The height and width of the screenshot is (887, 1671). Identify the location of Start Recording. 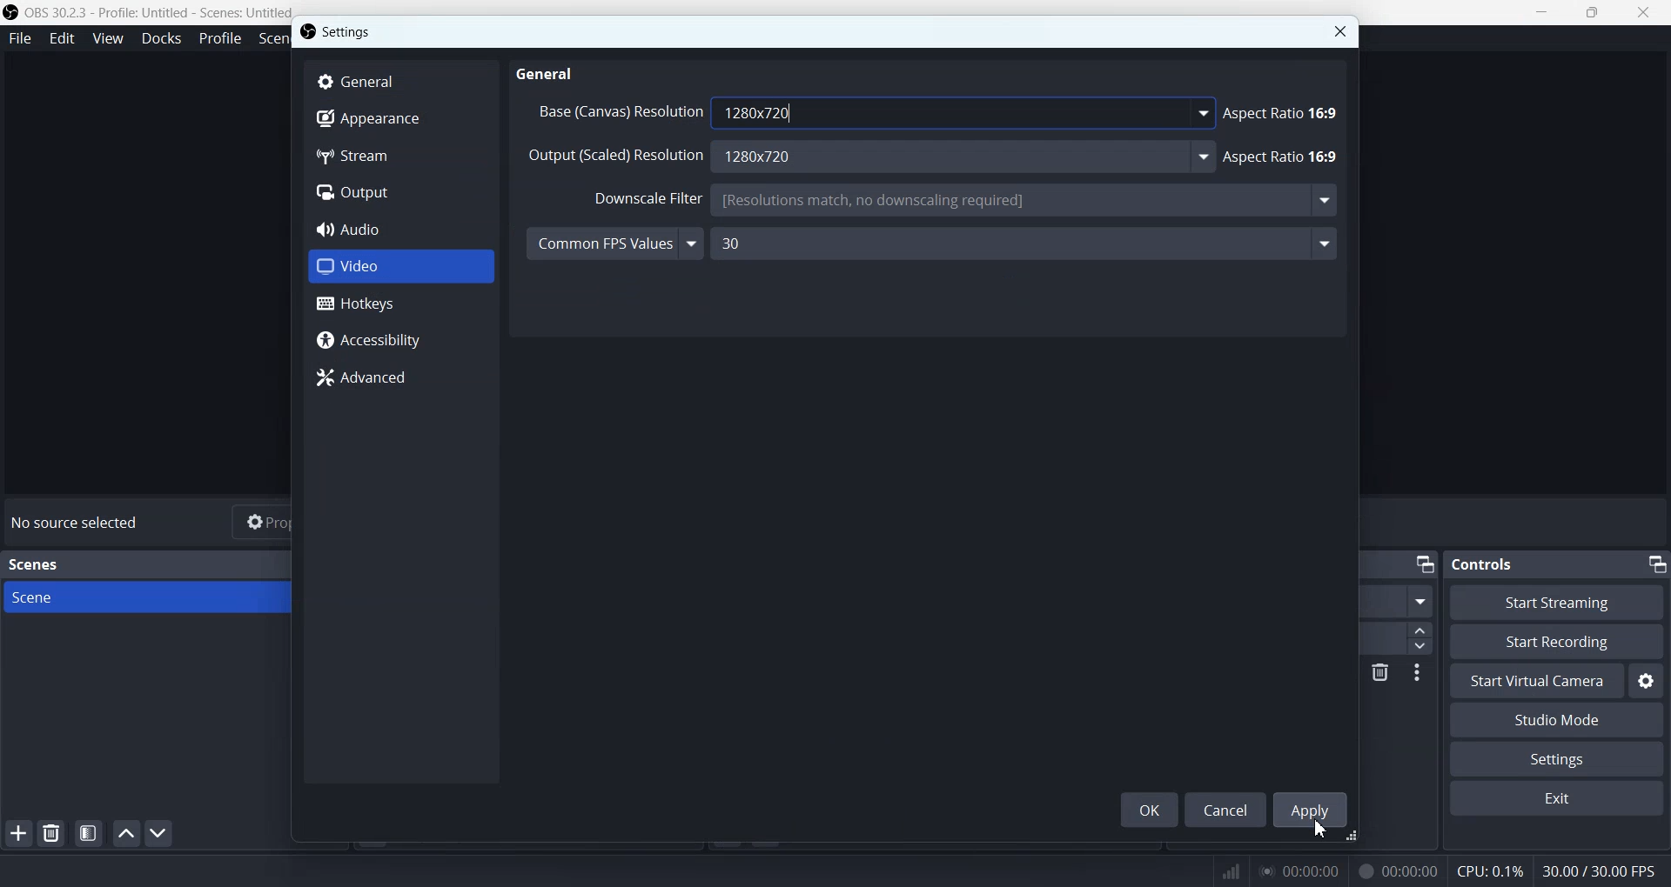
(1559, 642).